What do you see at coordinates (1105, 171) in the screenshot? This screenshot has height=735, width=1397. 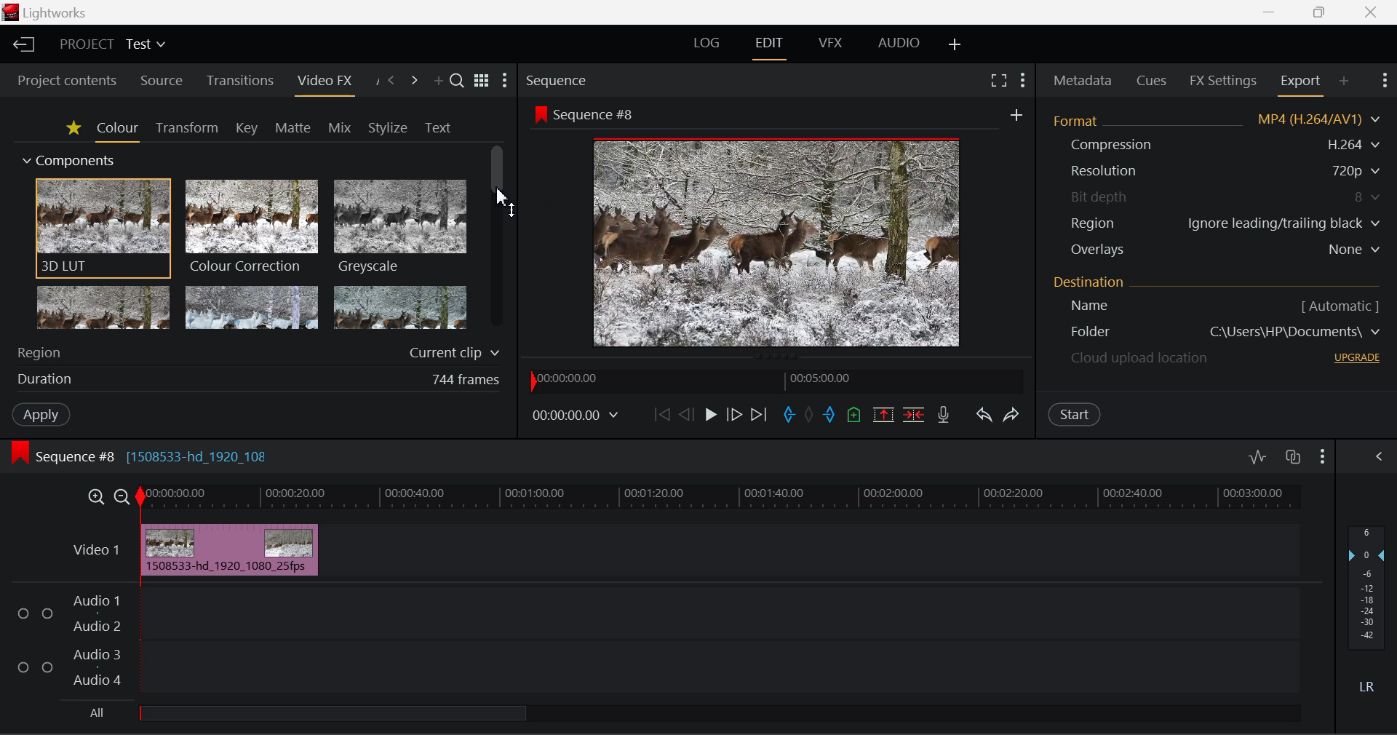 I see `Resolution` at bounding box center [1105, 171].